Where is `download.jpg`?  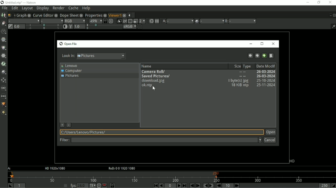
download.jpg is located at coordinates (209, 81).